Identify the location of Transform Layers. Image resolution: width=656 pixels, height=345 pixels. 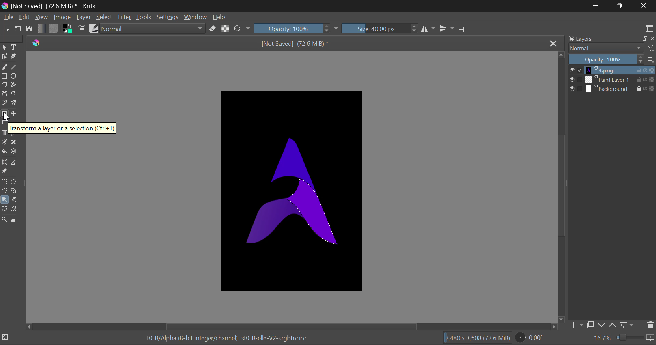
(4, 114).